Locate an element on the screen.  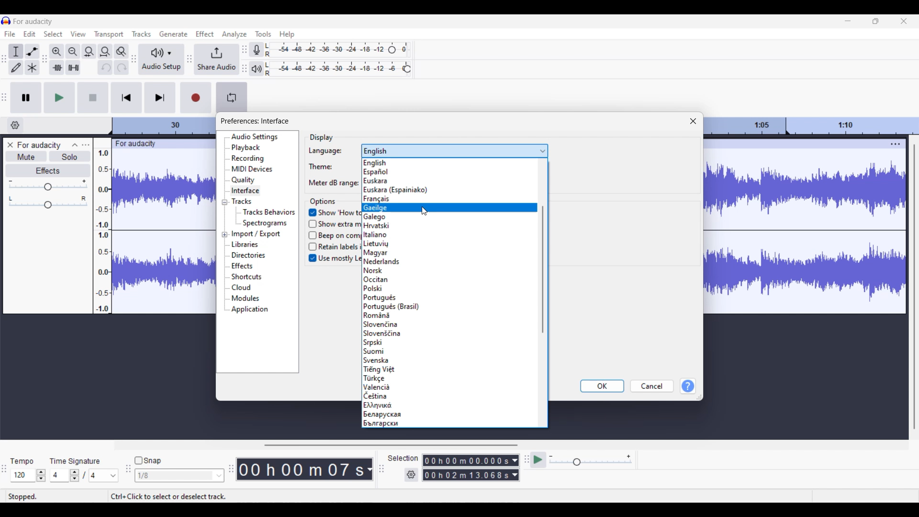
Quality is located at coordinates (243, 180).